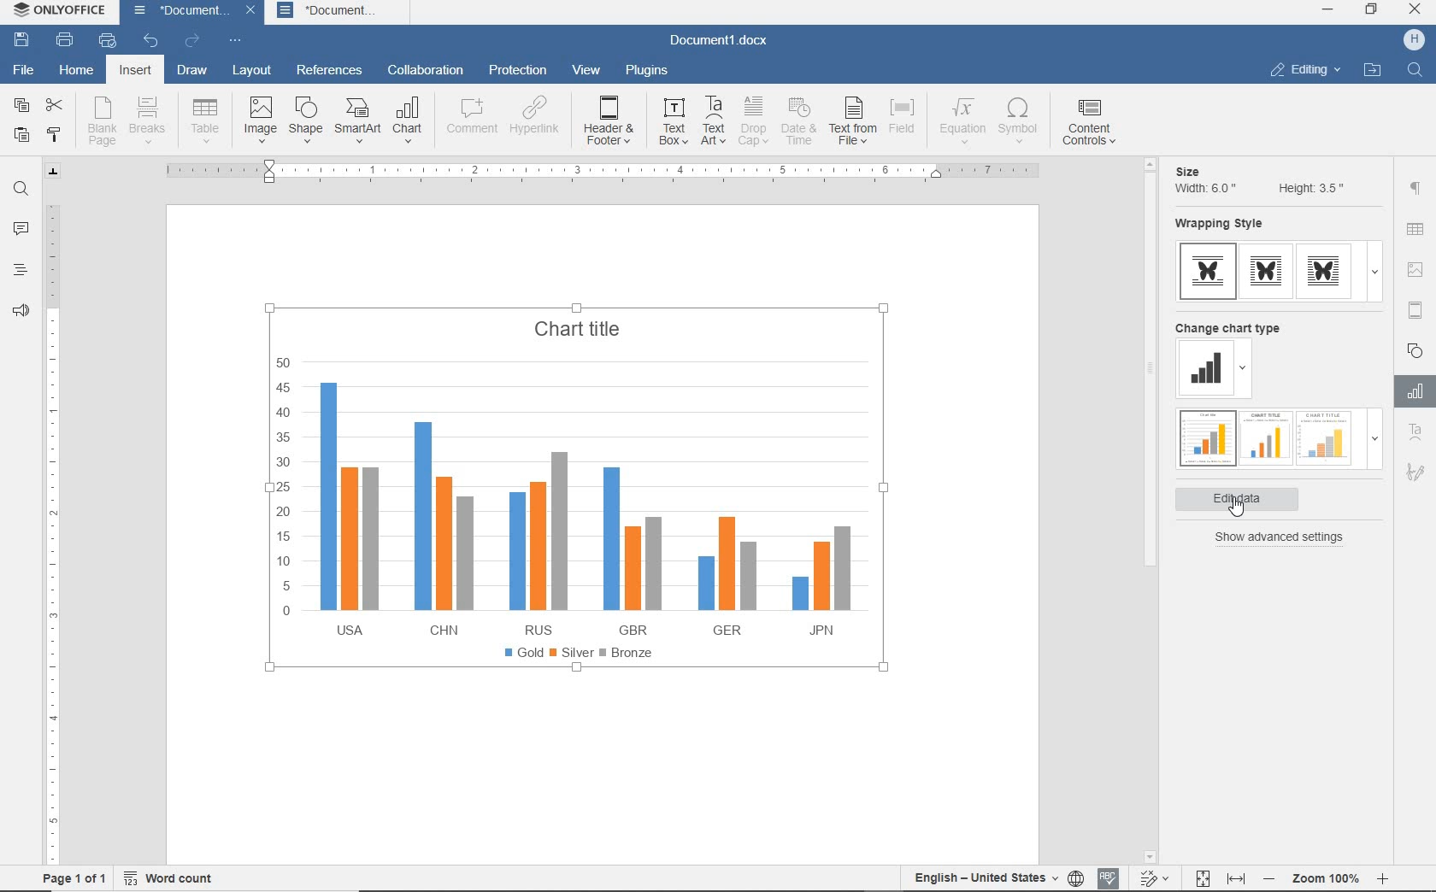  I want to click on type 2 , so click(1263, 437).